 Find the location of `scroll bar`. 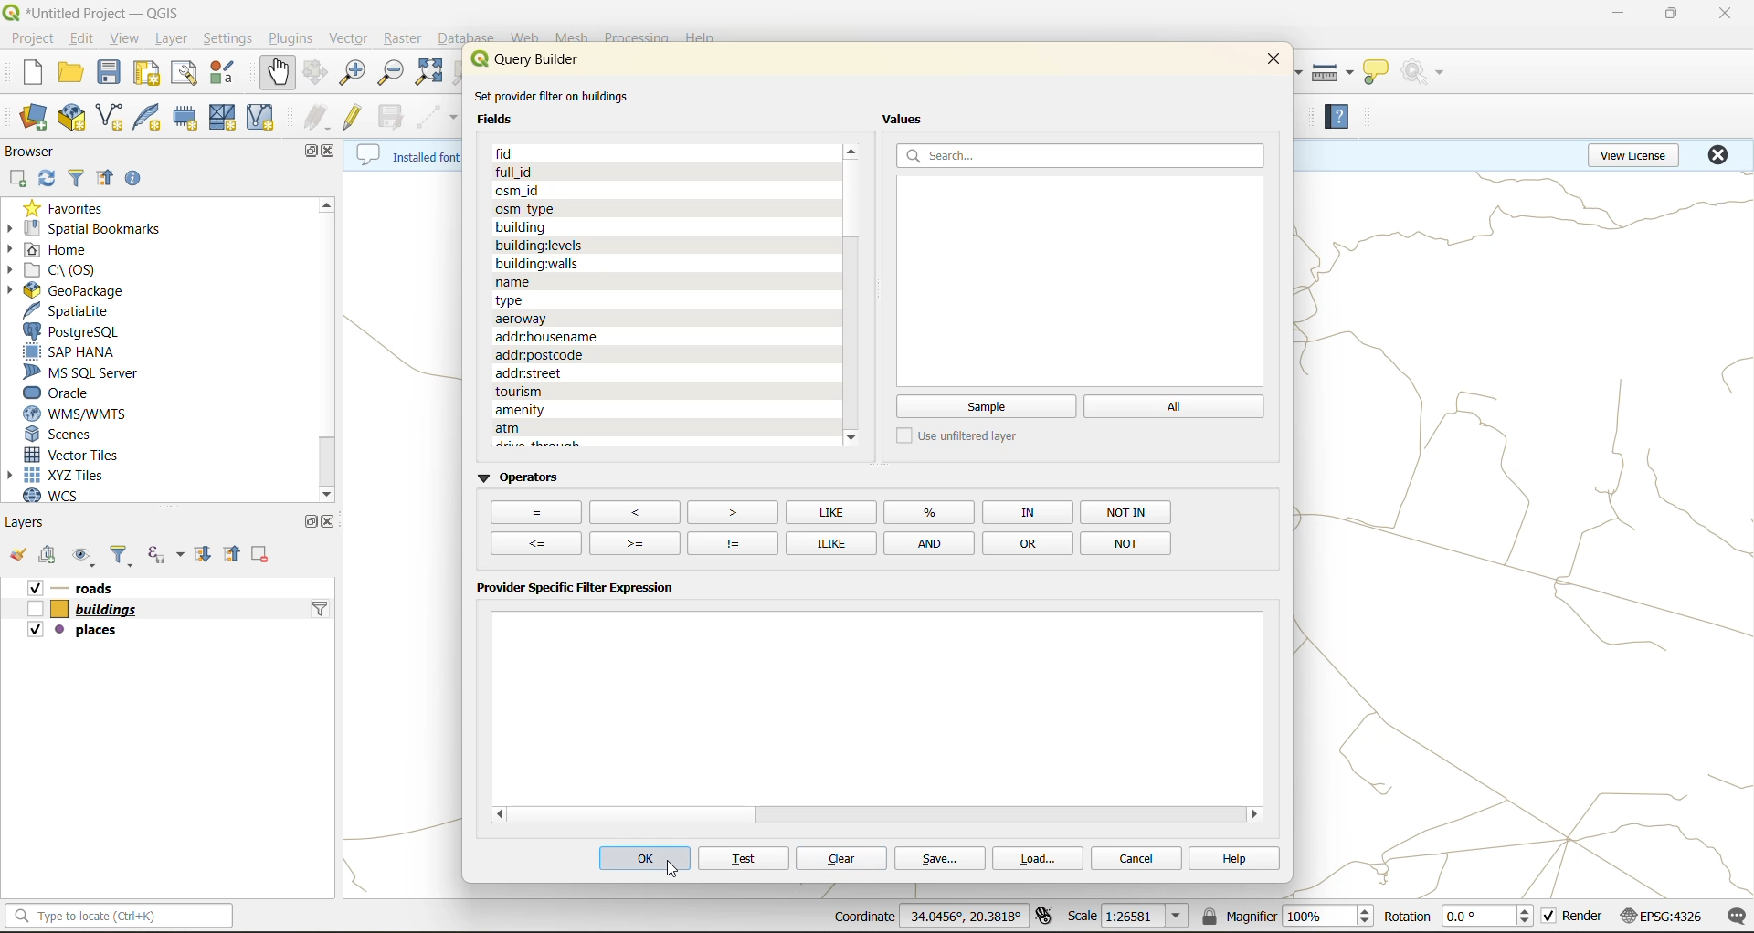

scroll bar is located at coordinates (851, 195).